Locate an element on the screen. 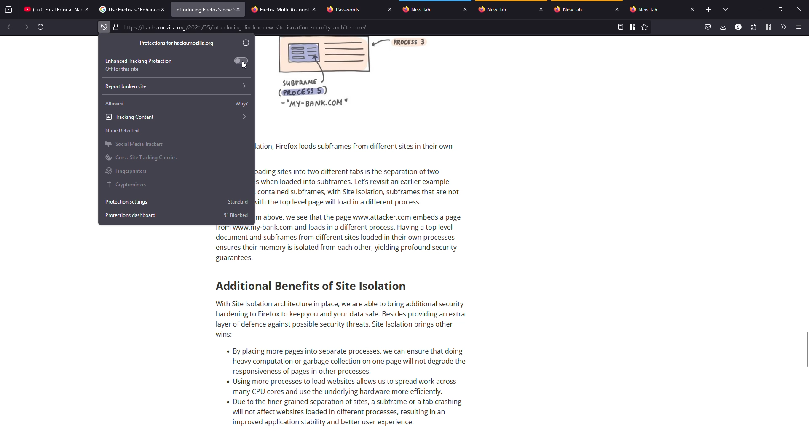 Image resolution: width=809 pixels, height=434 pixels. reload is located at coordinates (42, 27).